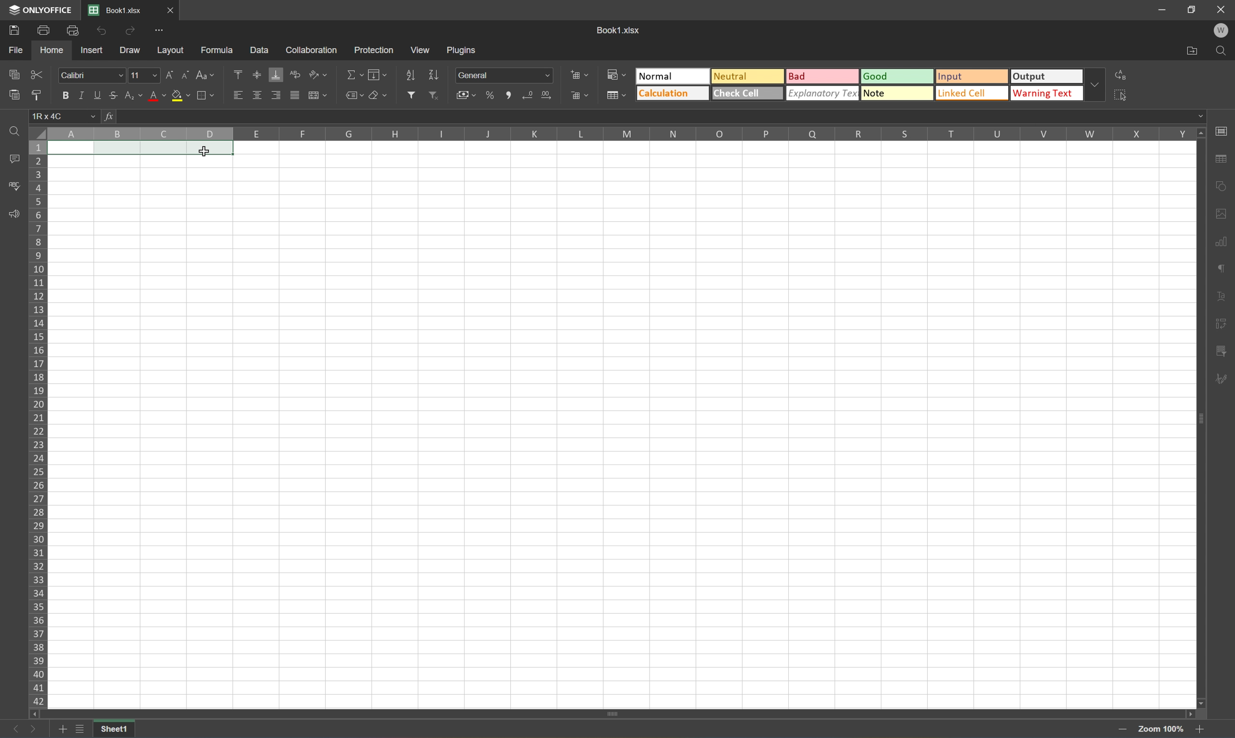 The width and height of the screenshot is (1235, 738). Describe the element at coordinates (103, 31) in the screenshot. I see `Undo` at that location.